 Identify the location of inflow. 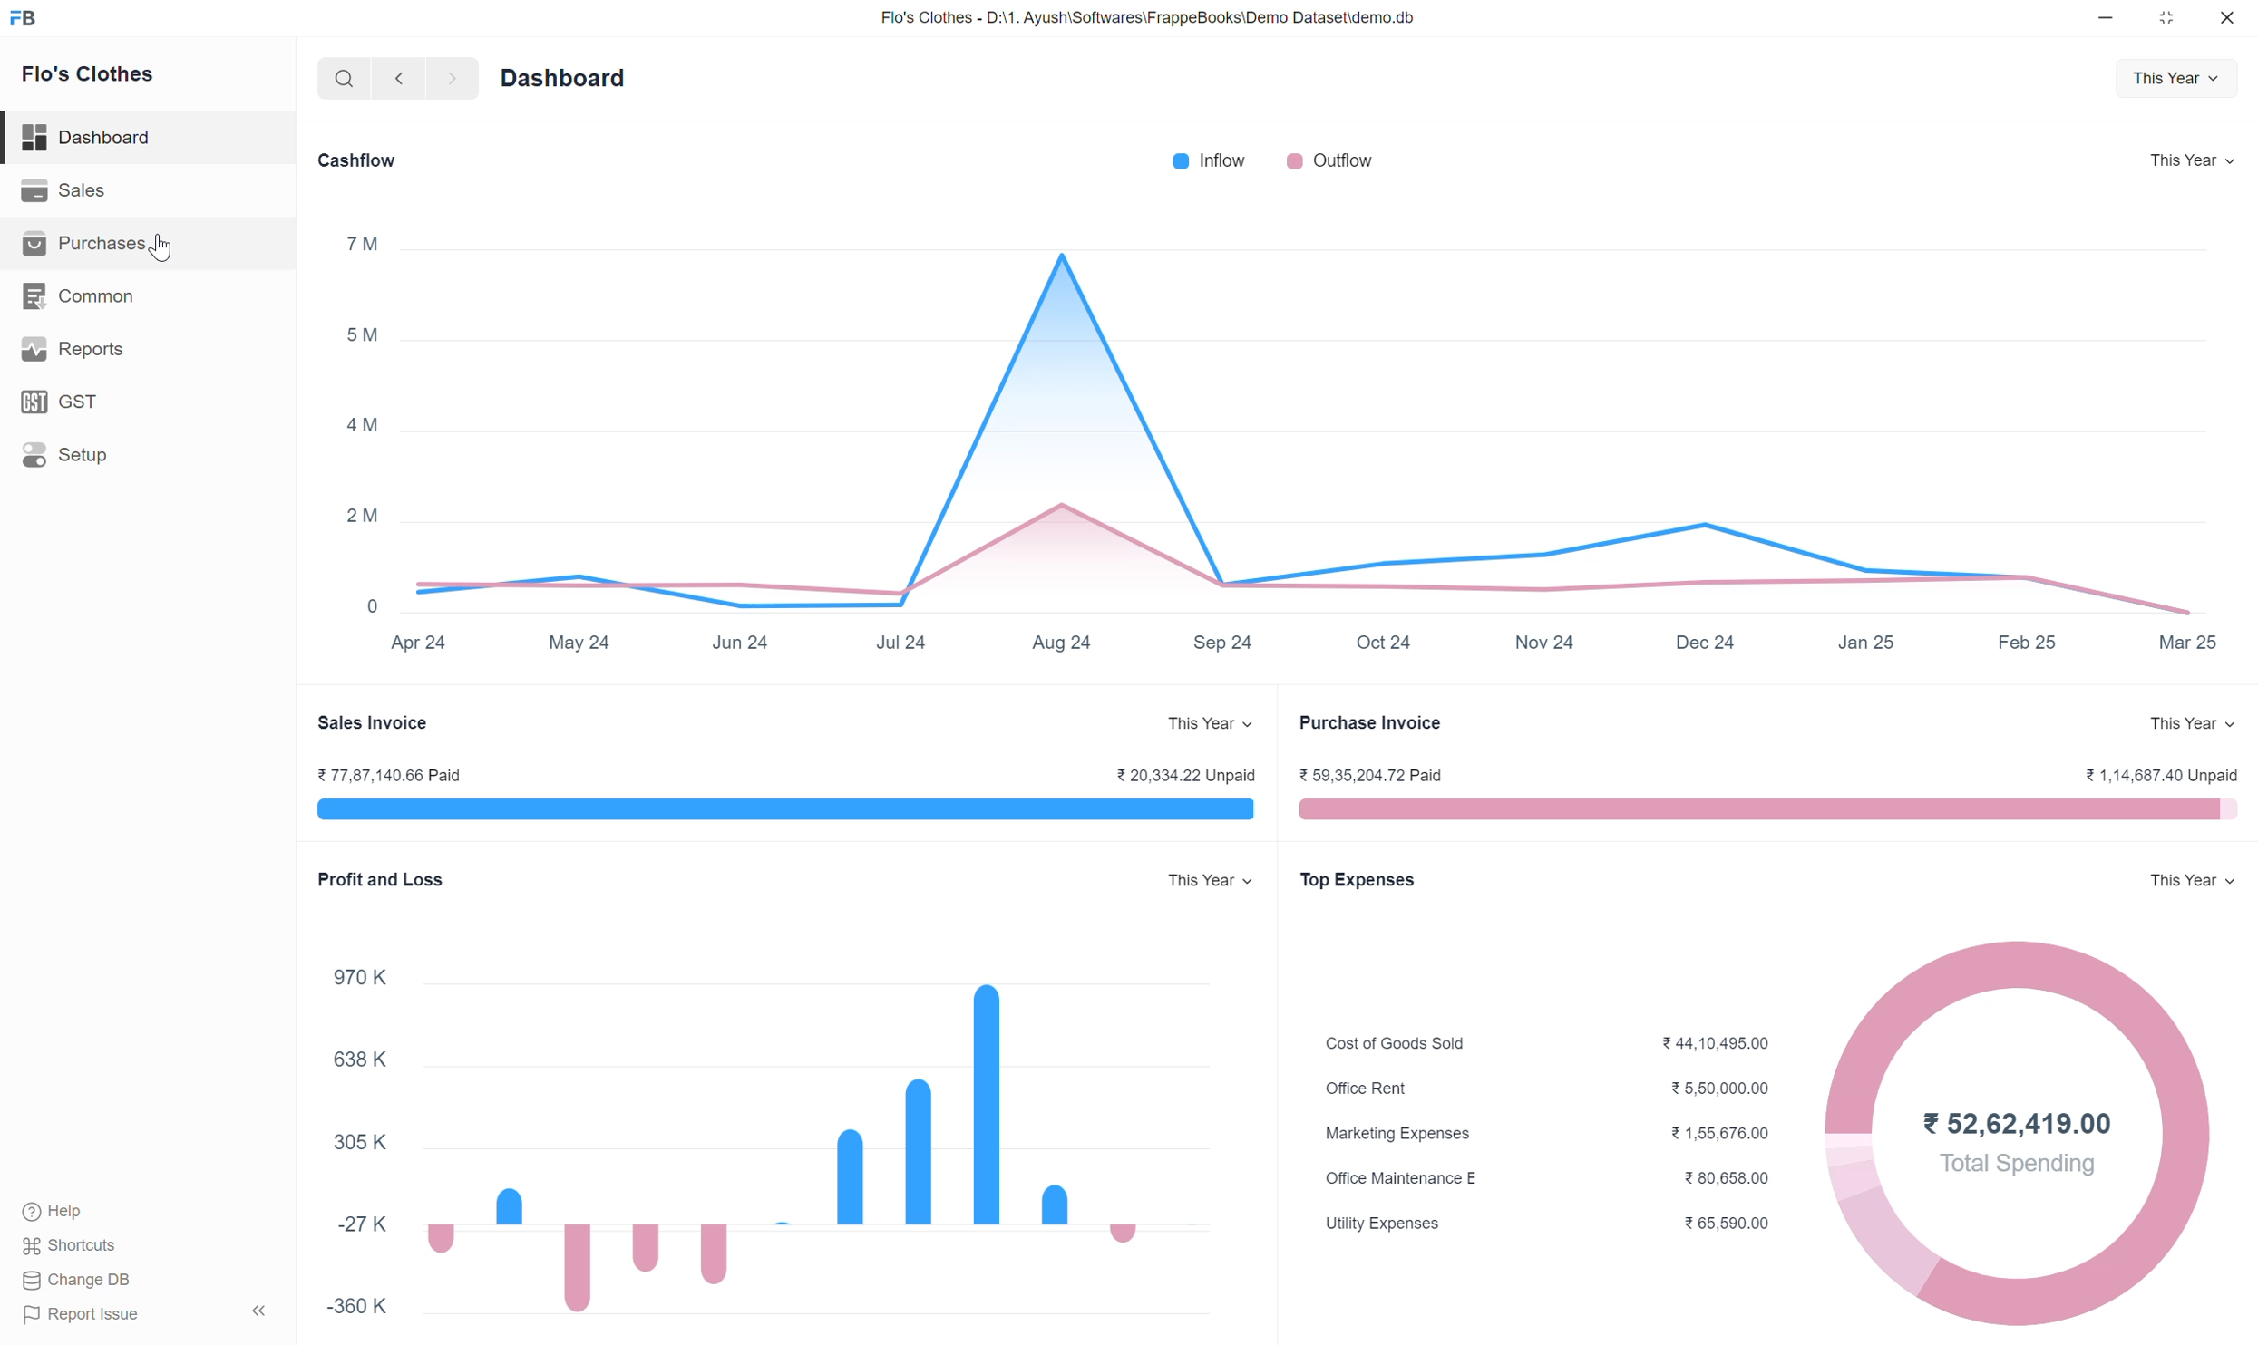
(1209, 160).